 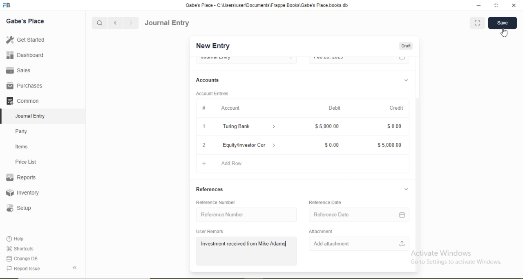 I want to click on Backward, so click(x=115, y=23).